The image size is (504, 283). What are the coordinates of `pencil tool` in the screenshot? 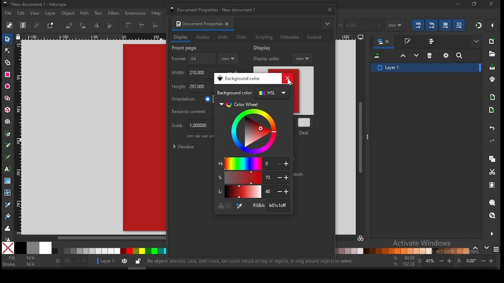 It's located at (8, 146).